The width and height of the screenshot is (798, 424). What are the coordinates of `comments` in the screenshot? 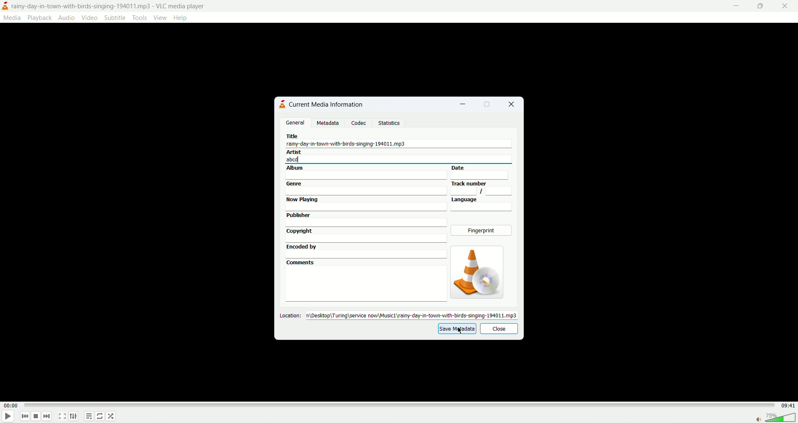 It's located at (365, 280).